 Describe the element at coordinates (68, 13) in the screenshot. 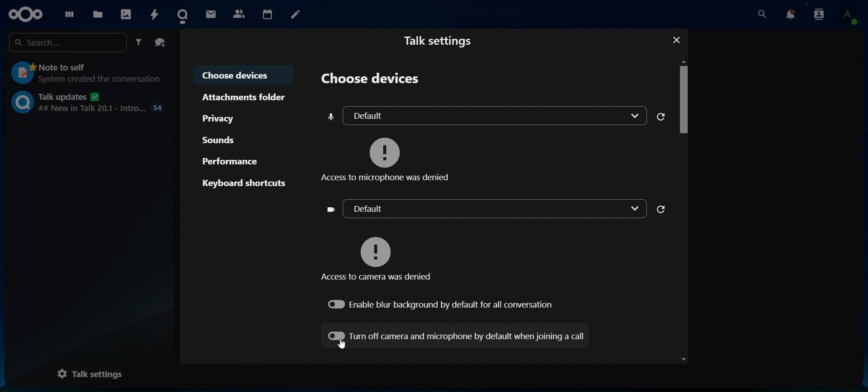

I see `dashboard` at that location.